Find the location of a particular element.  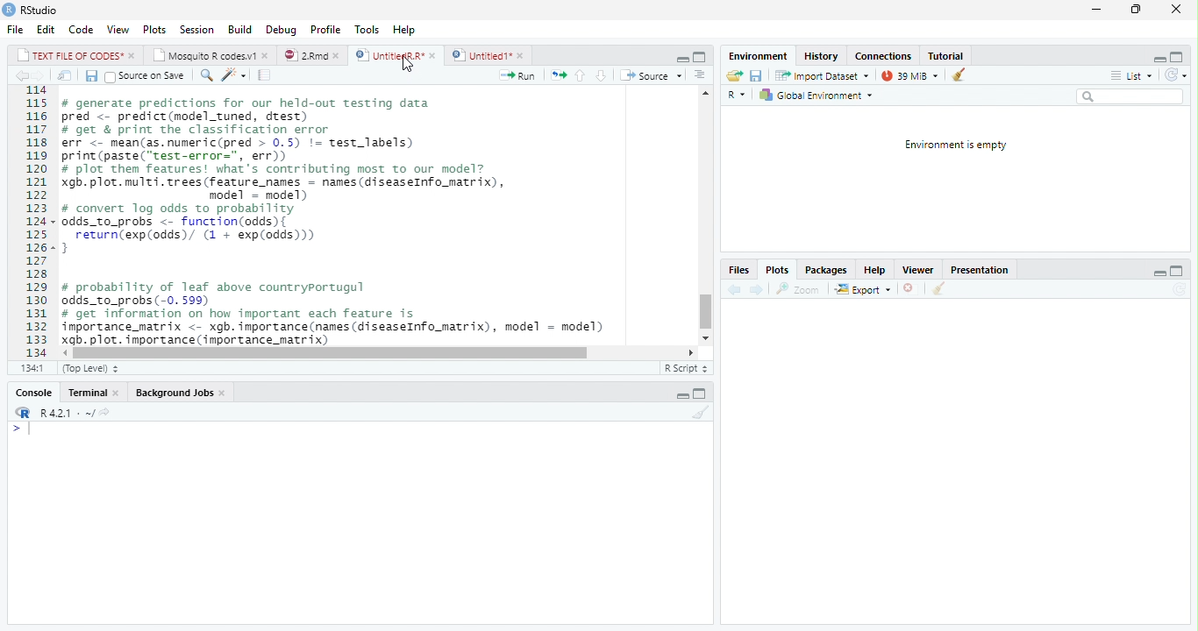

Next is located at coordinates (756, 290).